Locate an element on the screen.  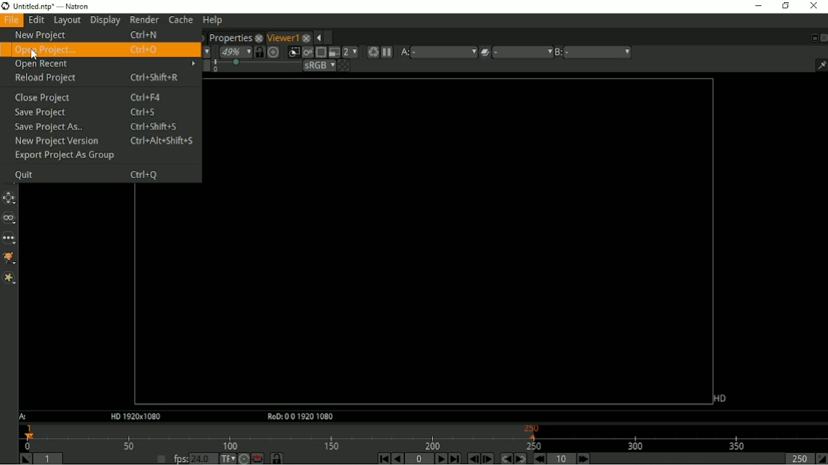
Set playback in point is located at coordinates (25, 458).